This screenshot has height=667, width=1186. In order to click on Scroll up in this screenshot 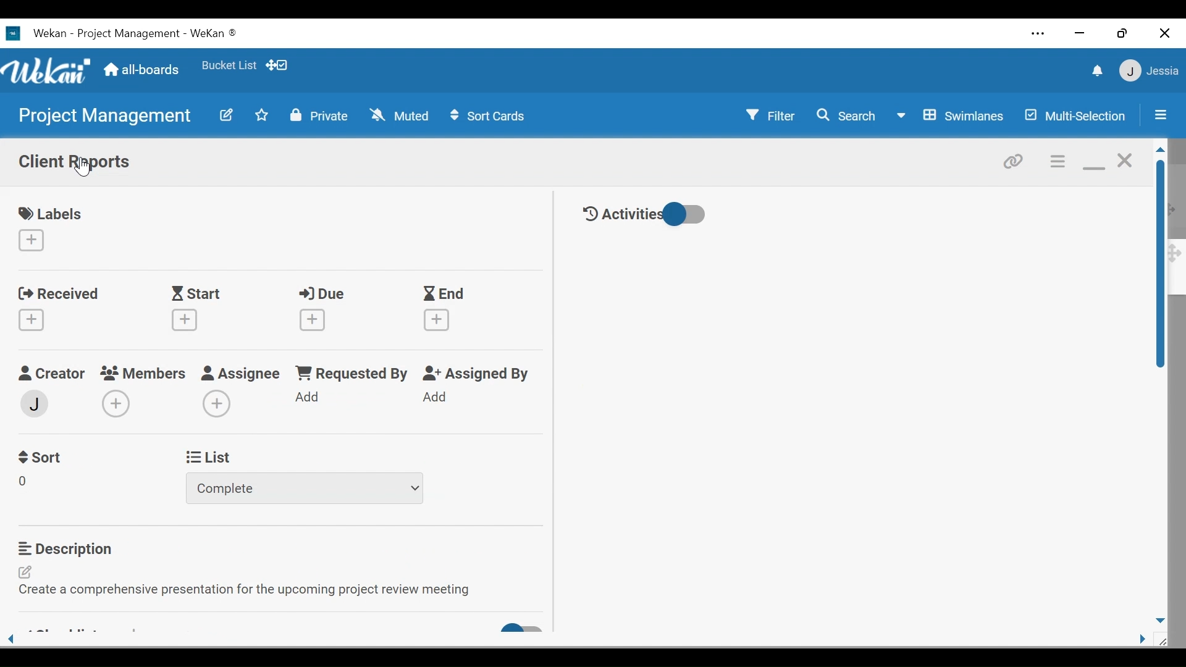, I will do `click(1159, 149)`.